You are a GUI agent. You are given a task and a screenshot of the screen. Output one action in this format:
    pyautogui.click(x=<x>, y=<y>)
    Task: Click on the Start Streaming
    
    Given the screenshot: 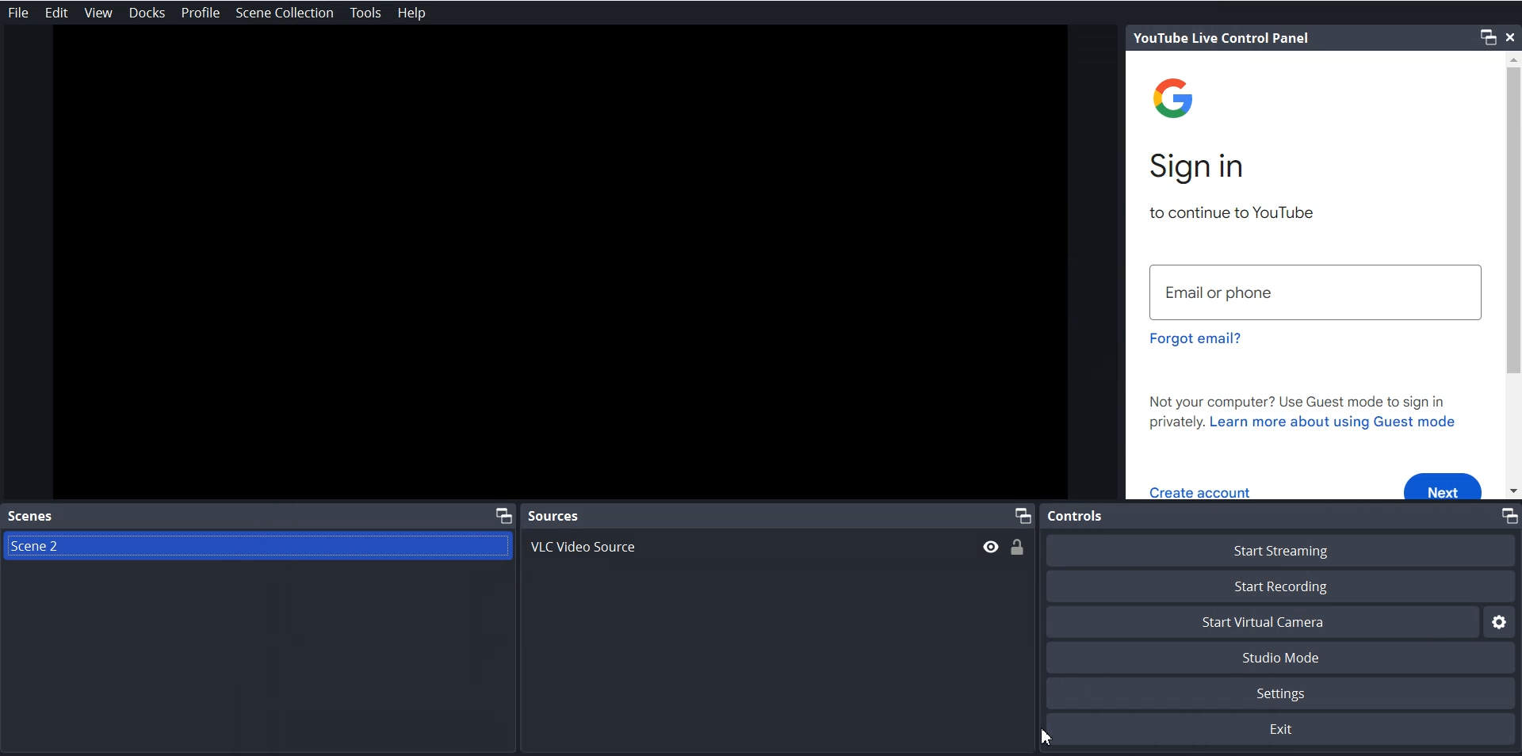 What is the action you would take?
    pyautogui.click(x=1283, y=549)
    